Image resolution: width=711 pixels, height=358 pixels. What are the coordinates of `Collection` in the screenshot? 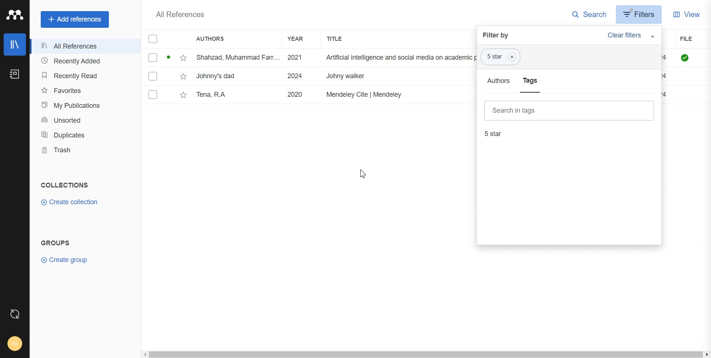 It's located at (65, 185).